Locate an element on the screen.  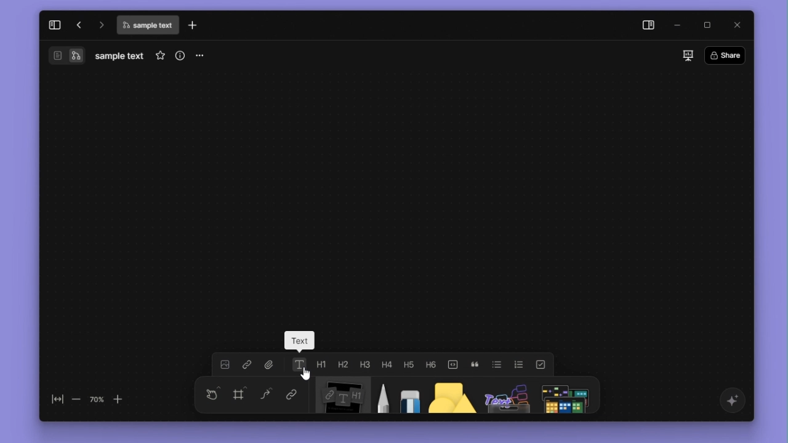
file is located at coordinates (269, 364).